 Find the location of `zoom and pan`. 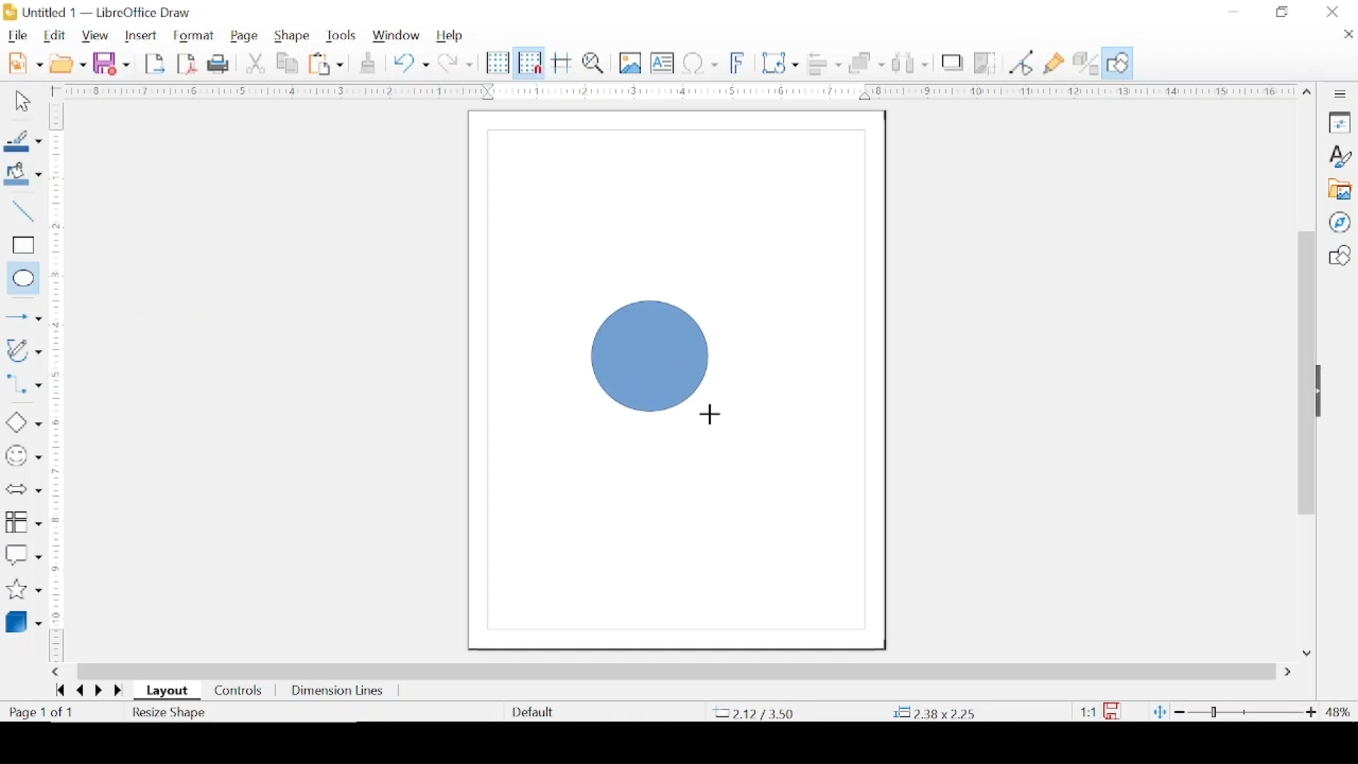

zoom and pan is located at coordinates (594, 64).